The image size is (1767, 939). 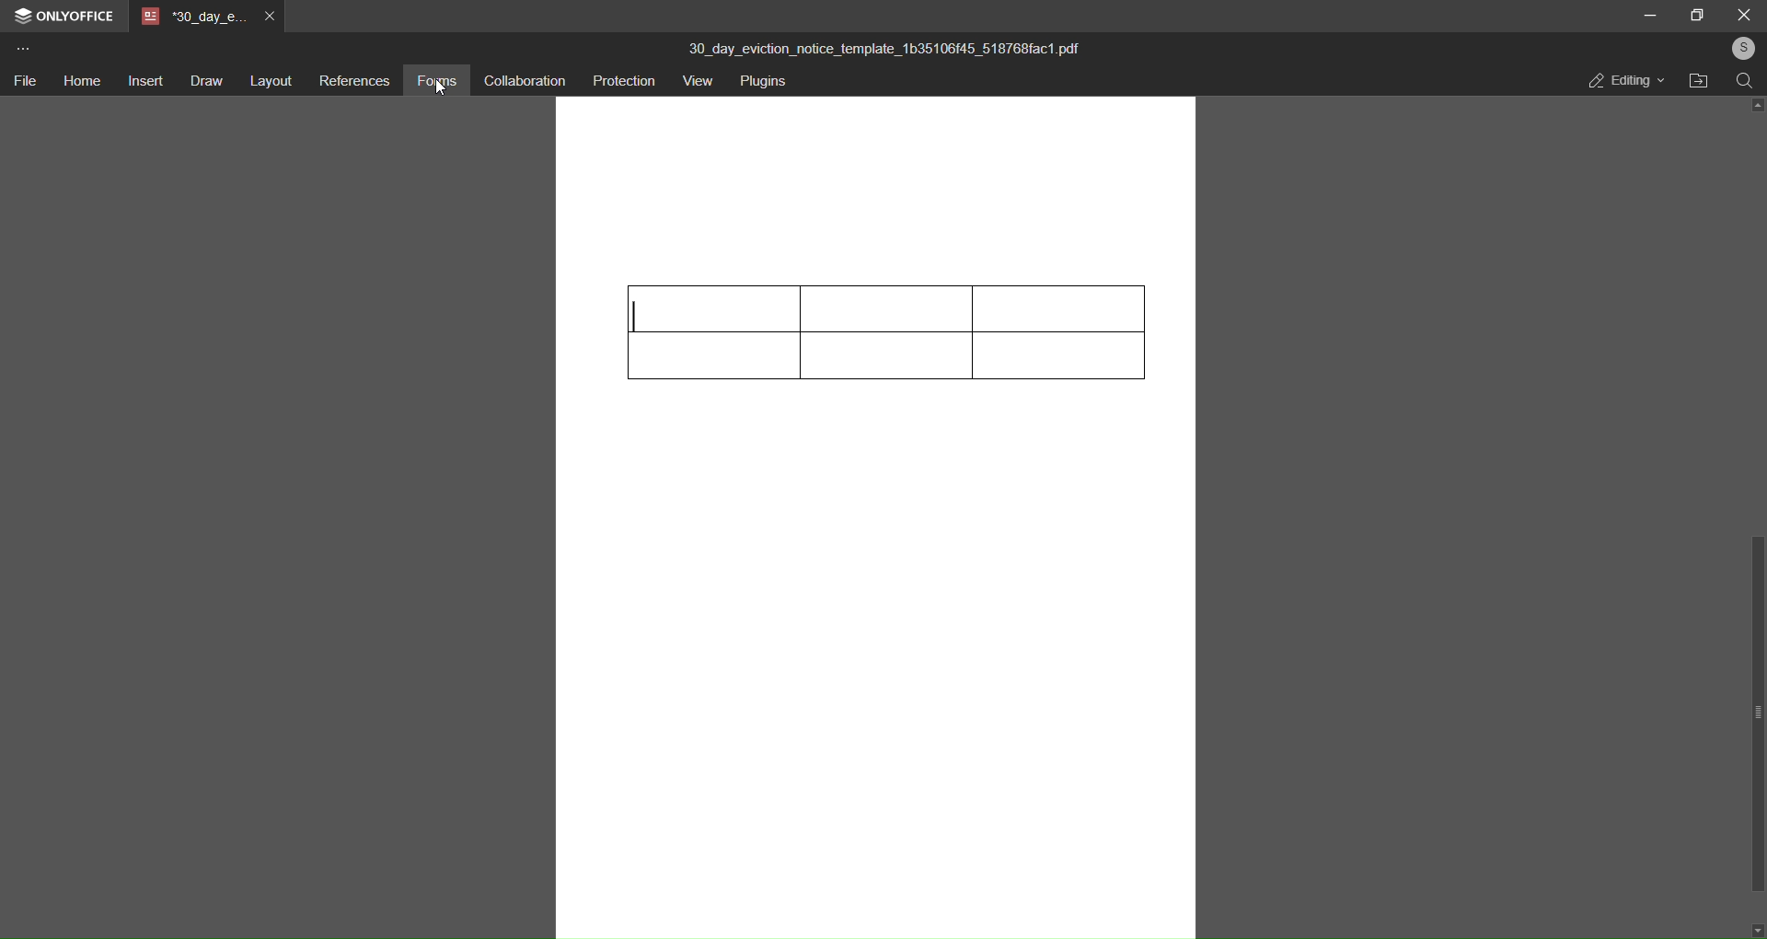 What do you see at coordinates (1692, 16) in the screenshot?
I see `maximize` at bounding box center [1692, 16].